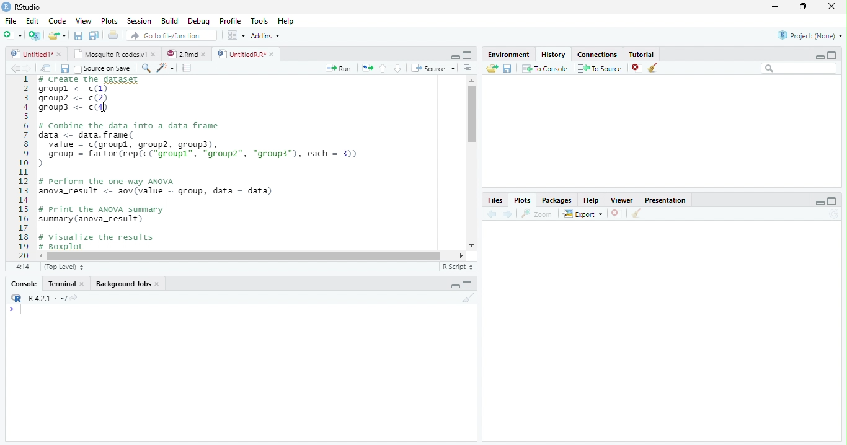 Image resolution: width=847 pixels, height=445 pixels. What do you see at coordinates (642, 53) in the screenshot?
I see `Tutorial` at bounding box center [642, 53].